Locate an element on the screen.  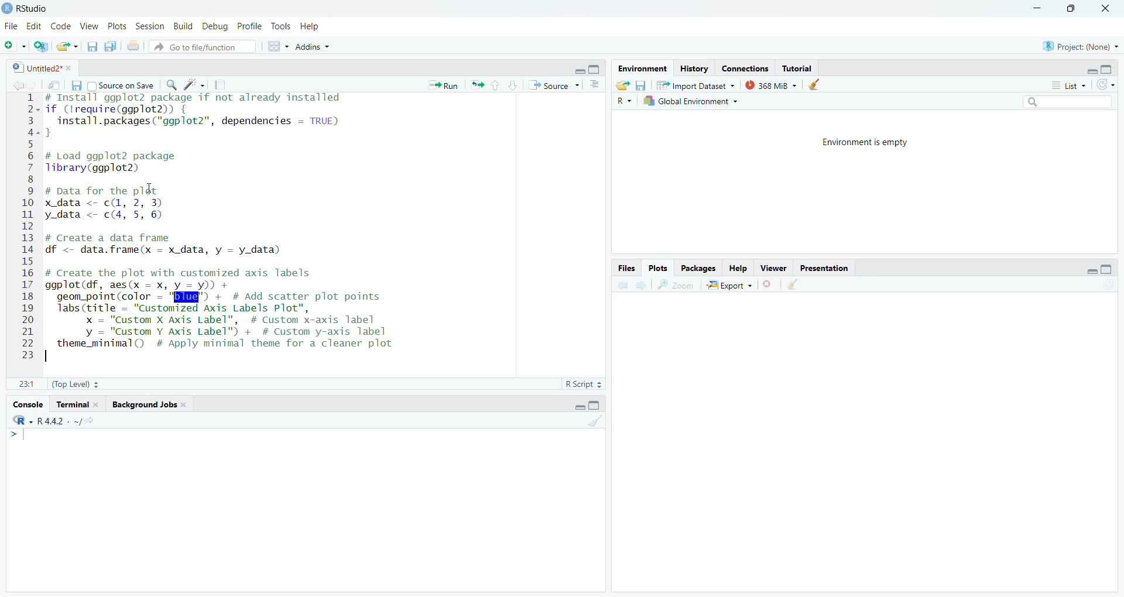
maximise is located at coordinates (1112, 67).